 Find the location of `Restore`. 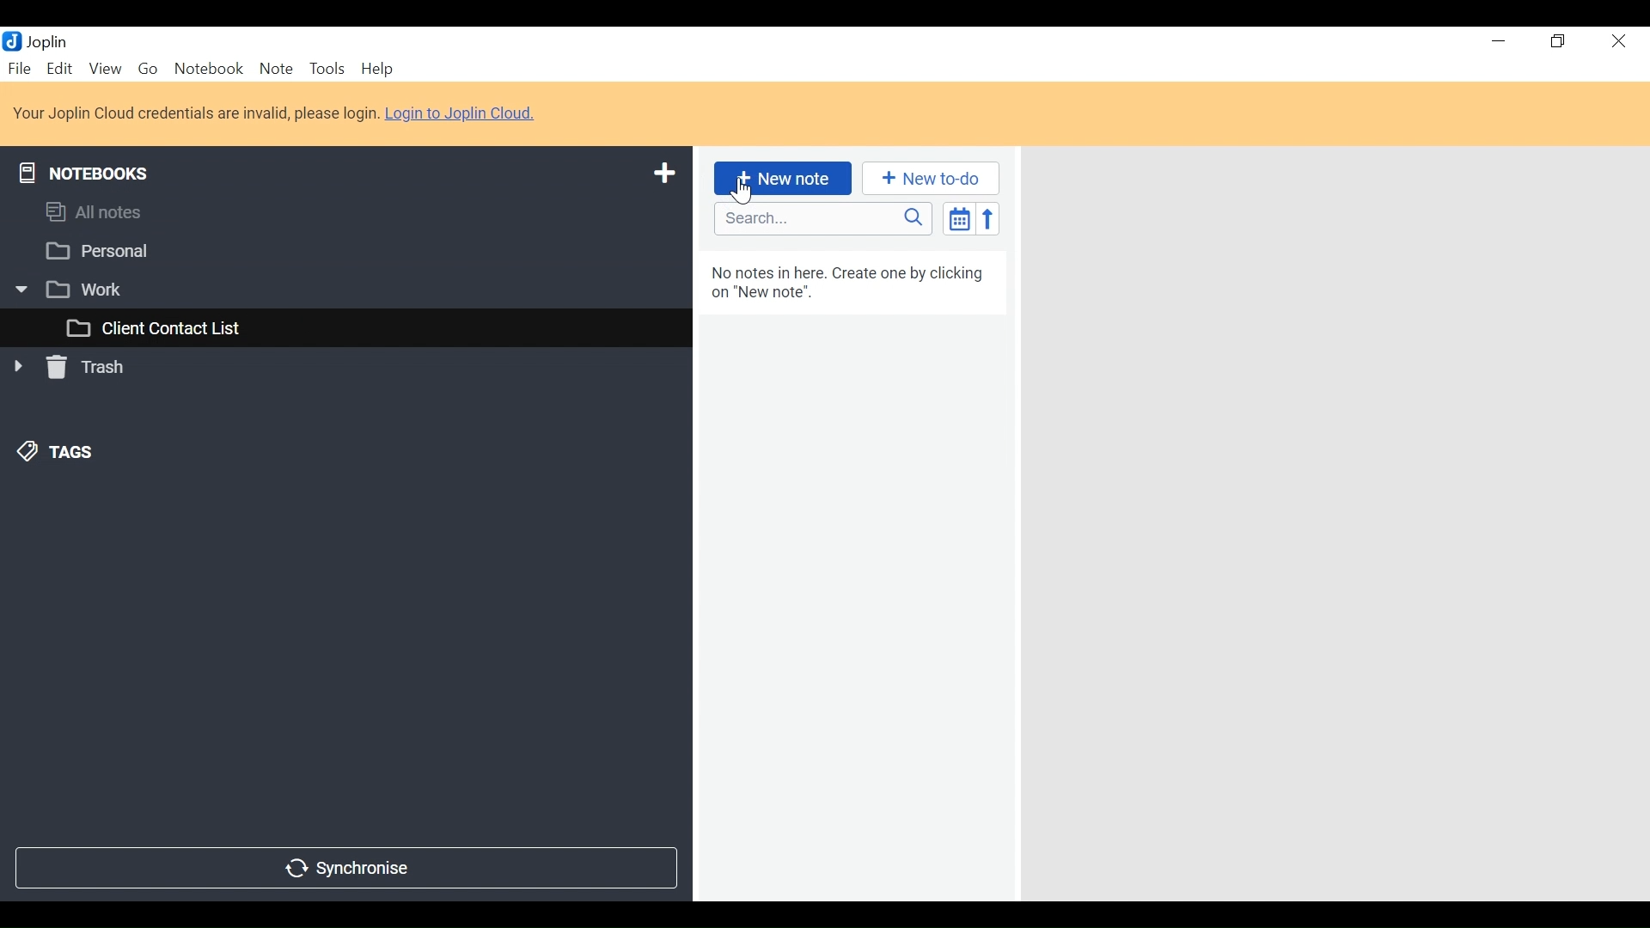

Restore is located at coordinates (1558, 41).